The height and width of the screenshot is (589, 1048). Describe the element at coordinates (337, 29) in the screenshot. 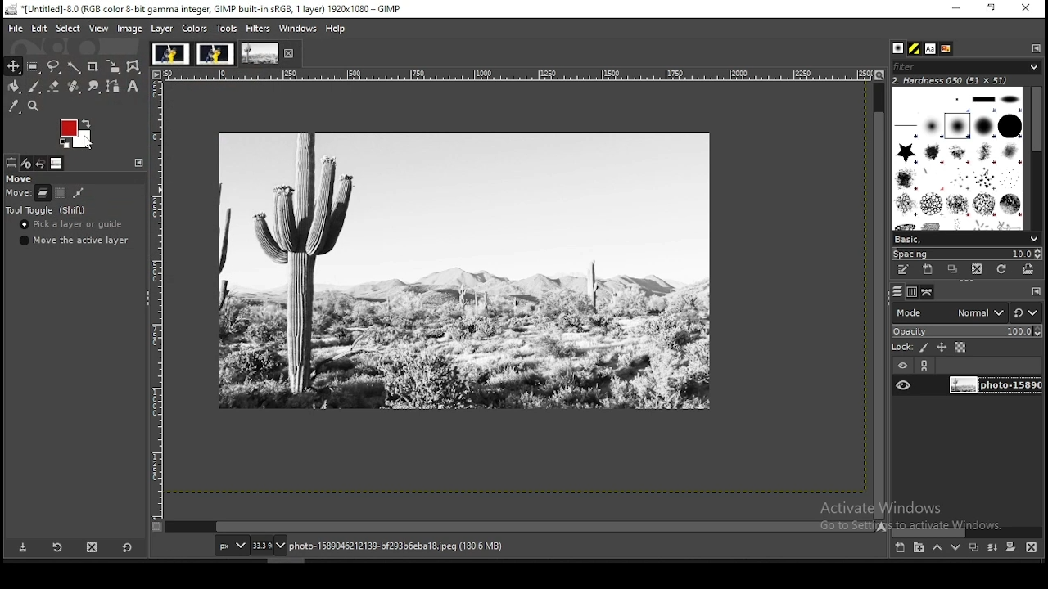

I see `help` at that location.